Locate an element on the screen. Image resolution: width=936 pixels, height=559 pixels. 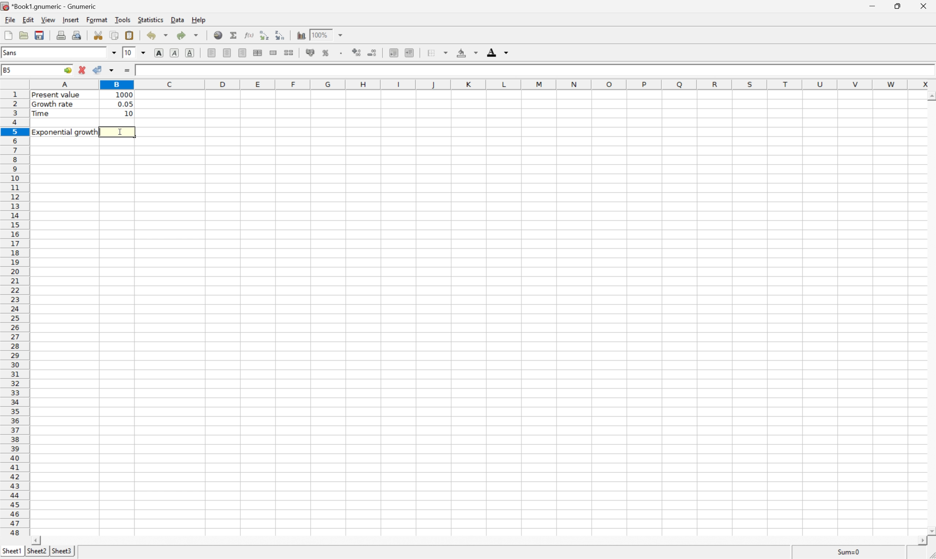
Center horizontally across selection is located at coordinates (258, 52).